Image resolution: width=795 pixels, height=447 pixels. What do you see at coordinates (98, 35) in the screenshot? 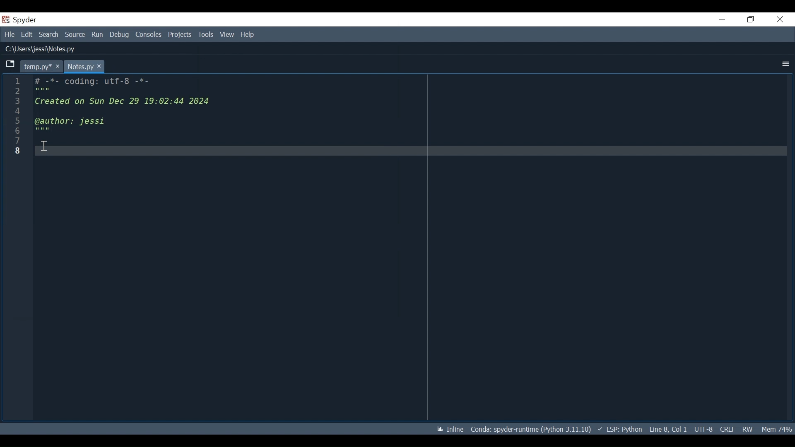
I see `Run` at bounding box center [98, 35].